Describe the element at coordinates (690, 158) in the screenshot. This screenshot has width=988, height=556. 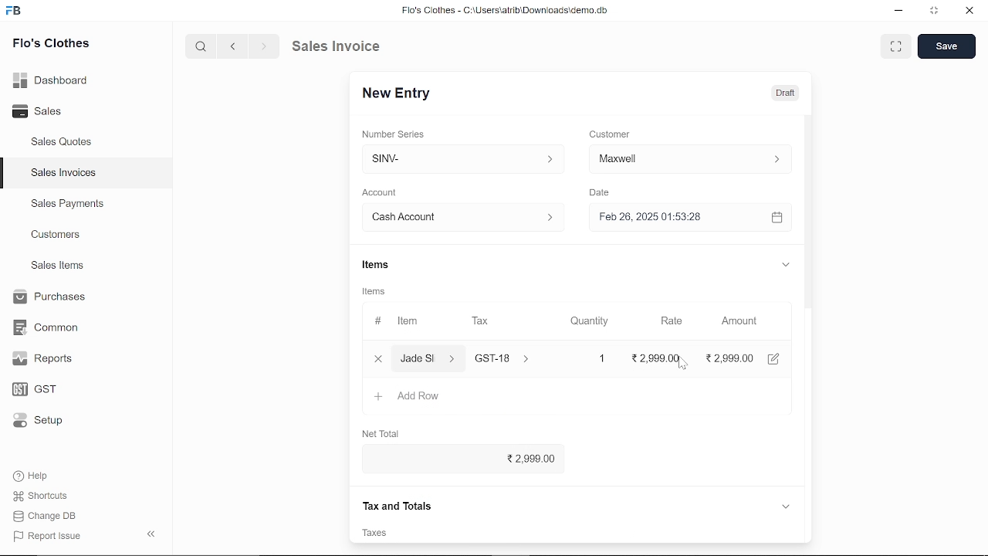
I see `Customer` at that location.